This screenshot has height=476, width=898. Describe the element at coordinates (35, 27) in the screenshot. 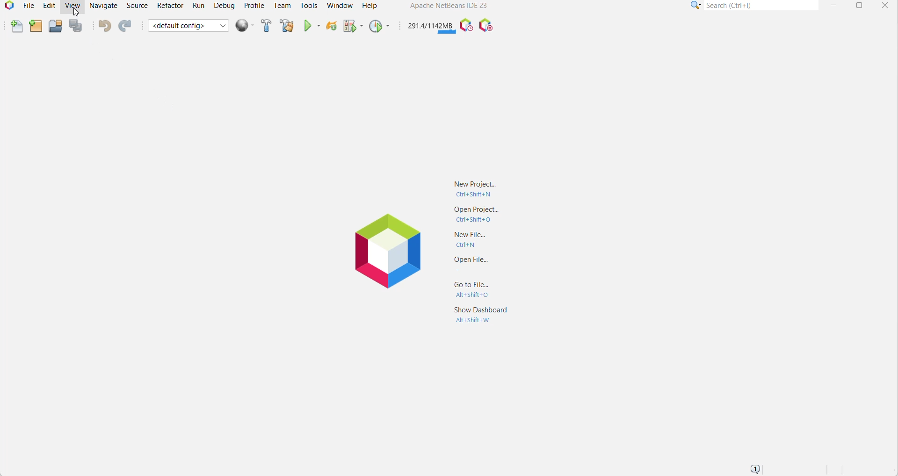

I see `New Project` at that location.